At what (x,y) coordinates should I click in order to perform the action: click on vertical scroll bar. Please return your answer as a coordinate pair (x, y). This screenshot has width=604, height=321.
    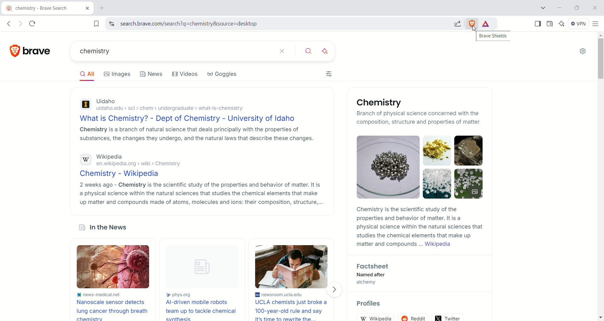
    Looking at the image, I should click on (600, 177).